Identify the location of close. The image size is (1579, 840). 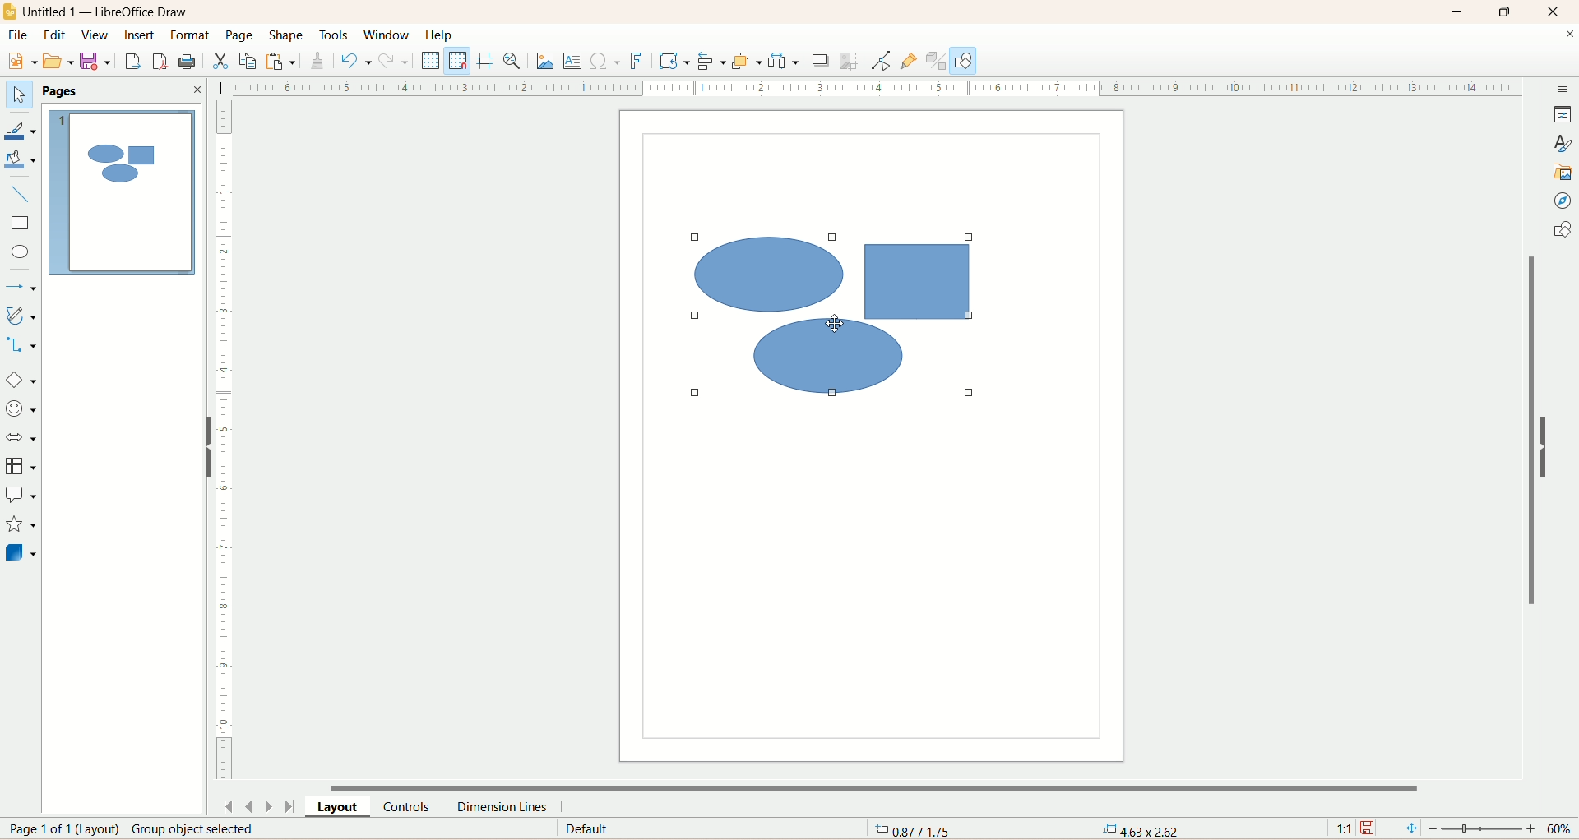
(1565, 35).